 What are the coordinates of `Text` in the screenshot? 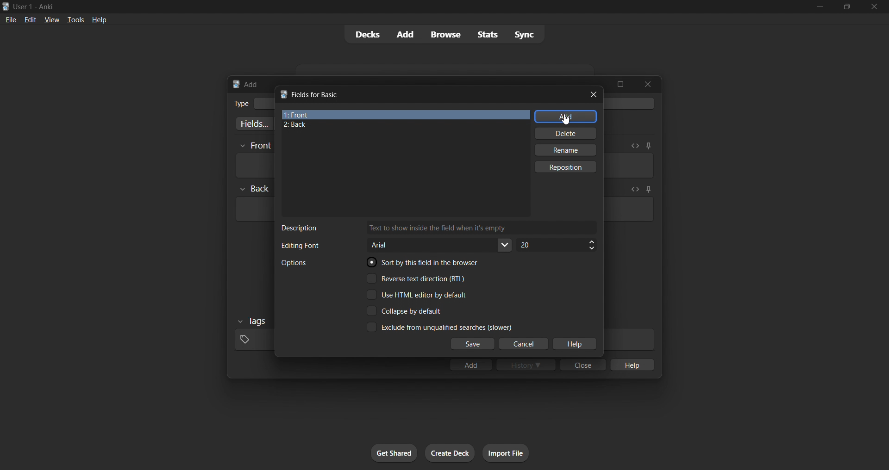 It's located at (35, 7).